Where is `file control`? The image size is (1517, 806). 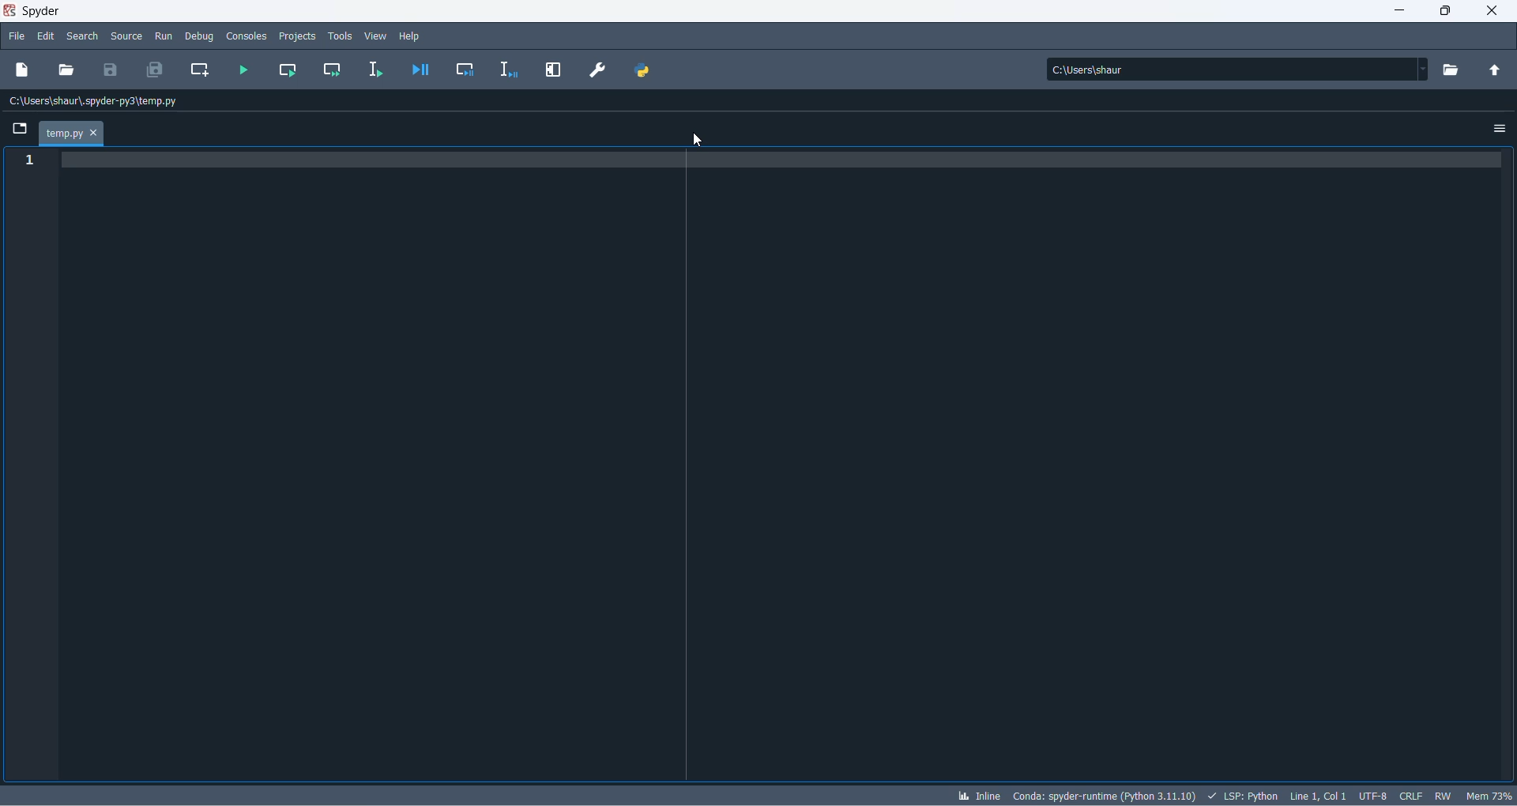
file control is located at coordinates (1440, 795).